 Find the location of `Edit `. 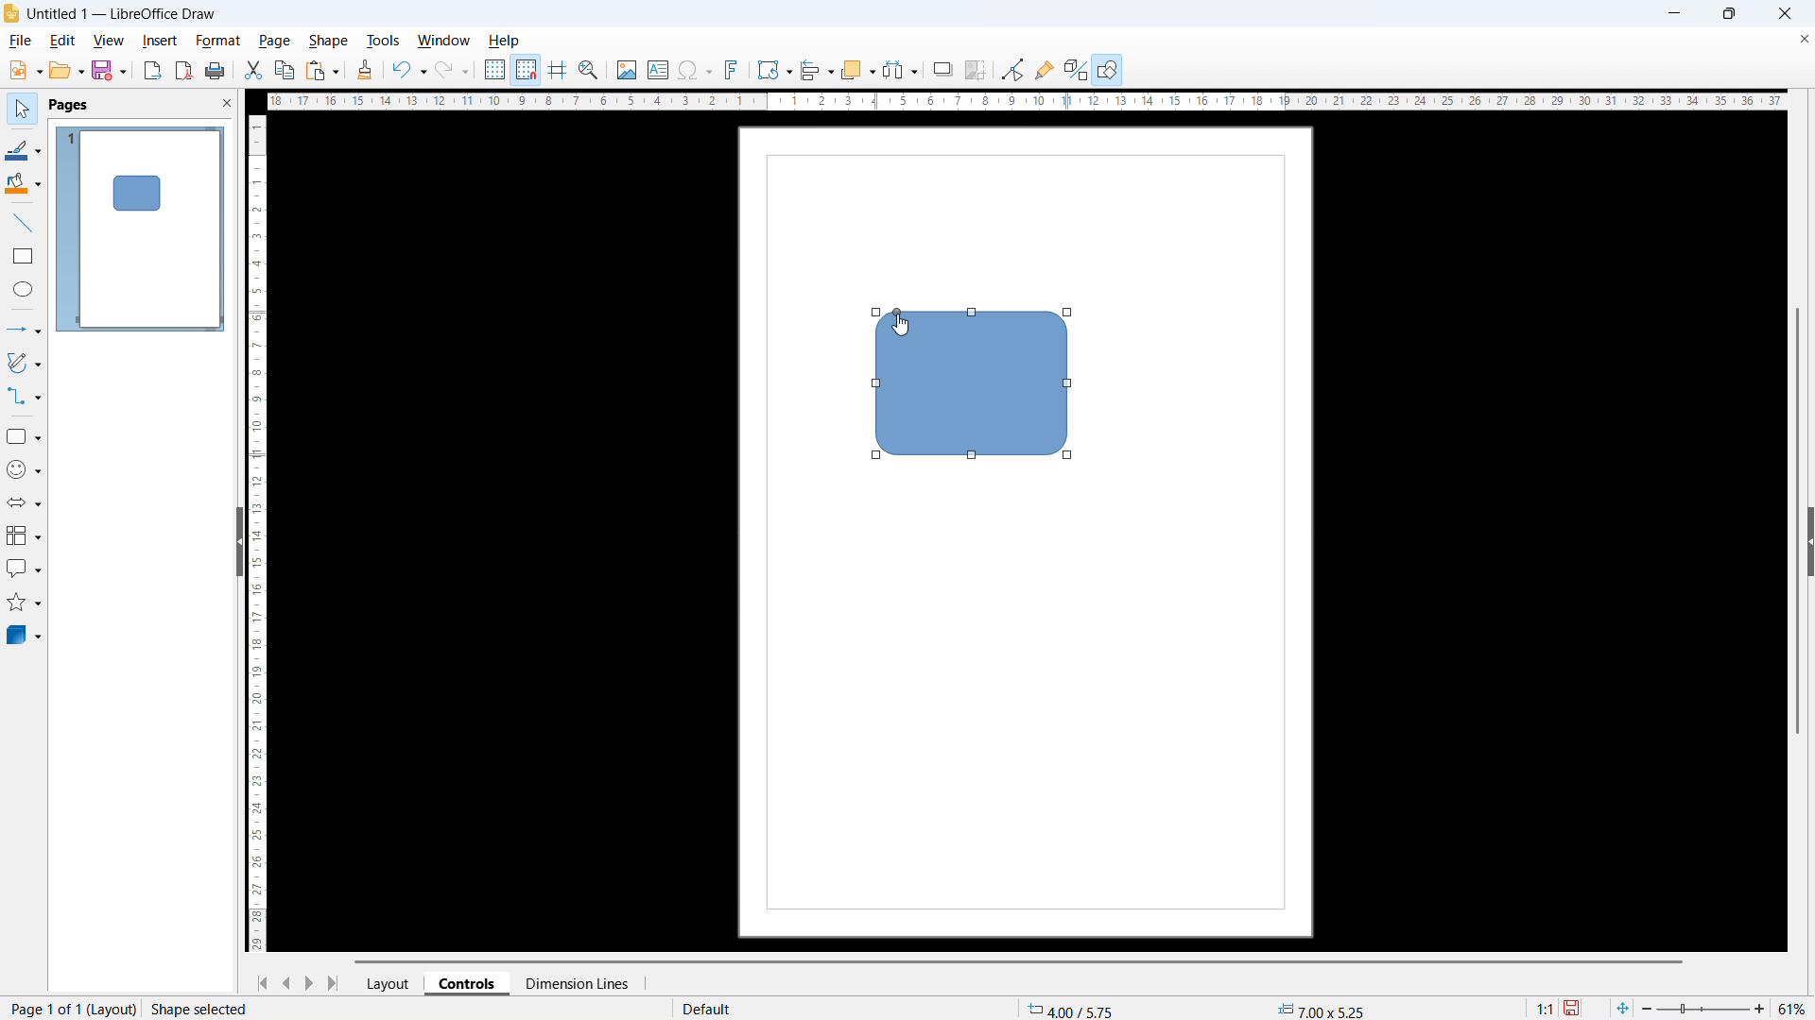

Edit  is located at coordinates (60, 40).